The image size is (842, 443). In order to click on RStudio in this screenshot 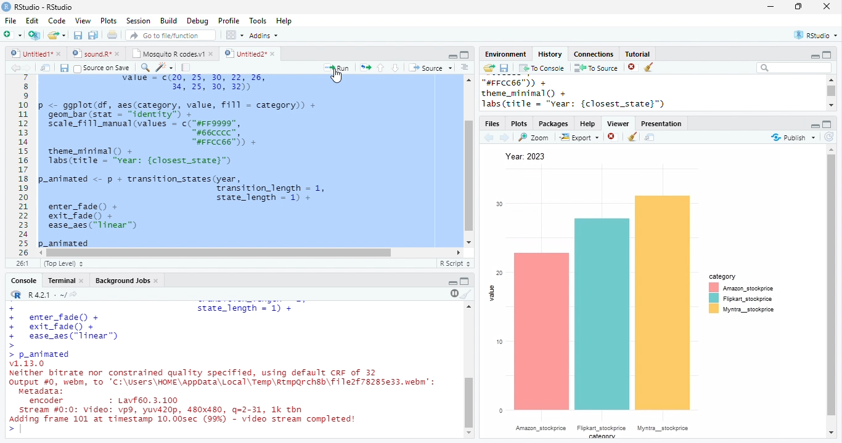, I will do `click(816, 34)`.